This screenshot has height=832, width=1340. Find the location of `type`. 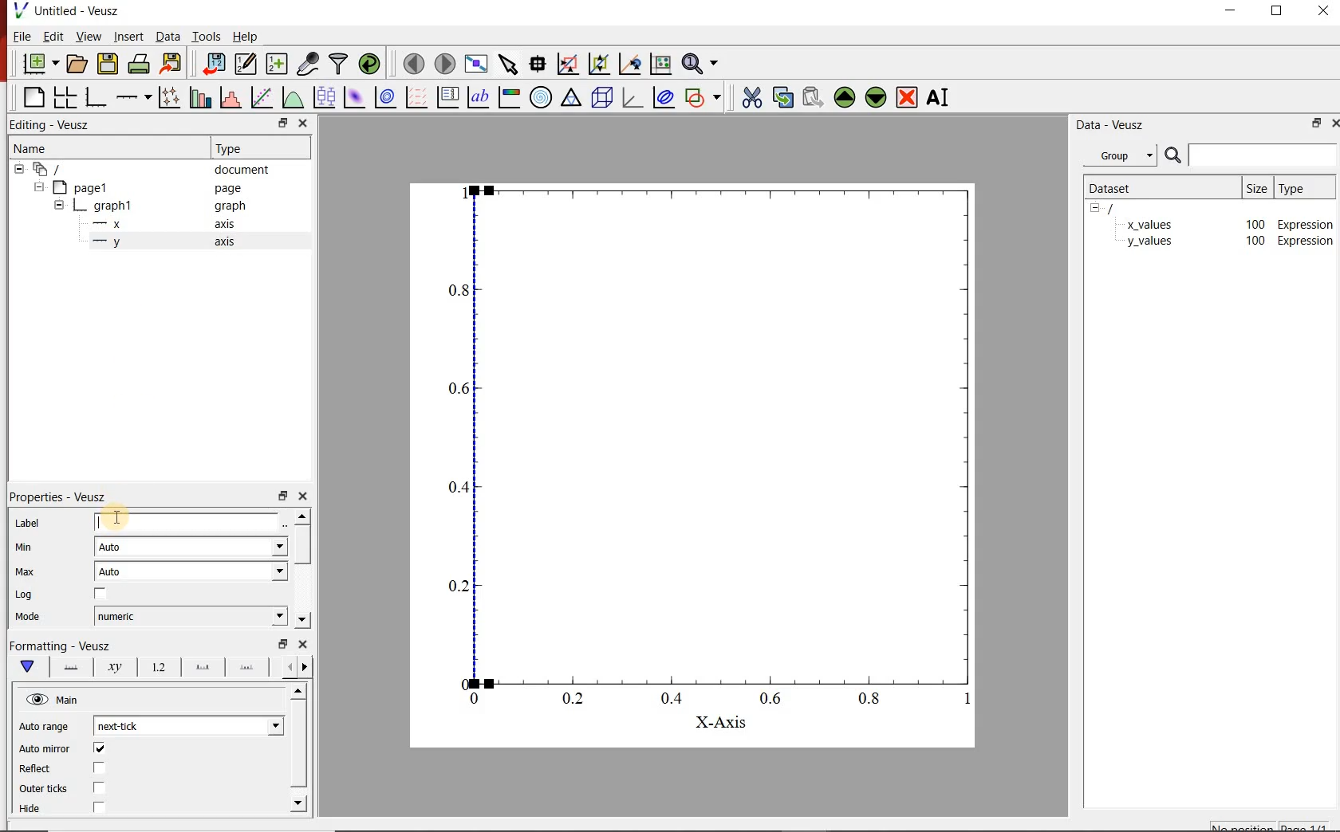

type is located at coordinates (1303, 189).